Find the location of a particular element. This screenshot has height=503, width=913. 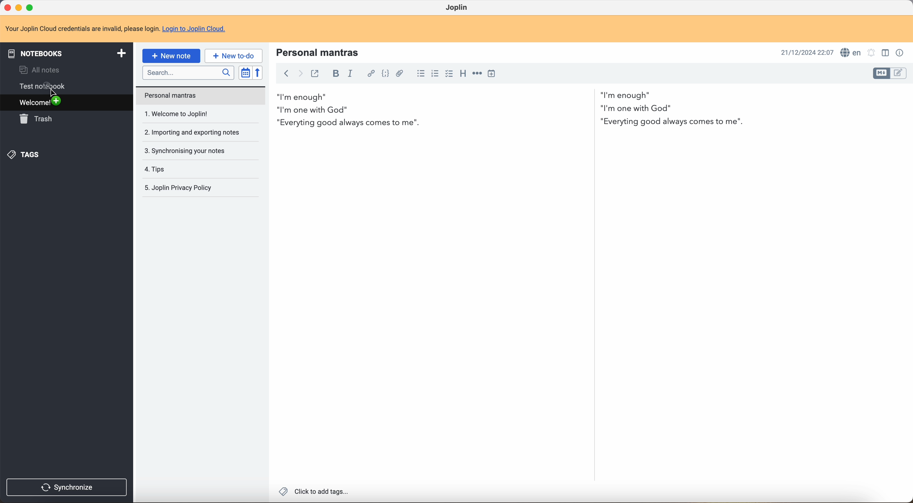

code is located at coordinates (385, 74).